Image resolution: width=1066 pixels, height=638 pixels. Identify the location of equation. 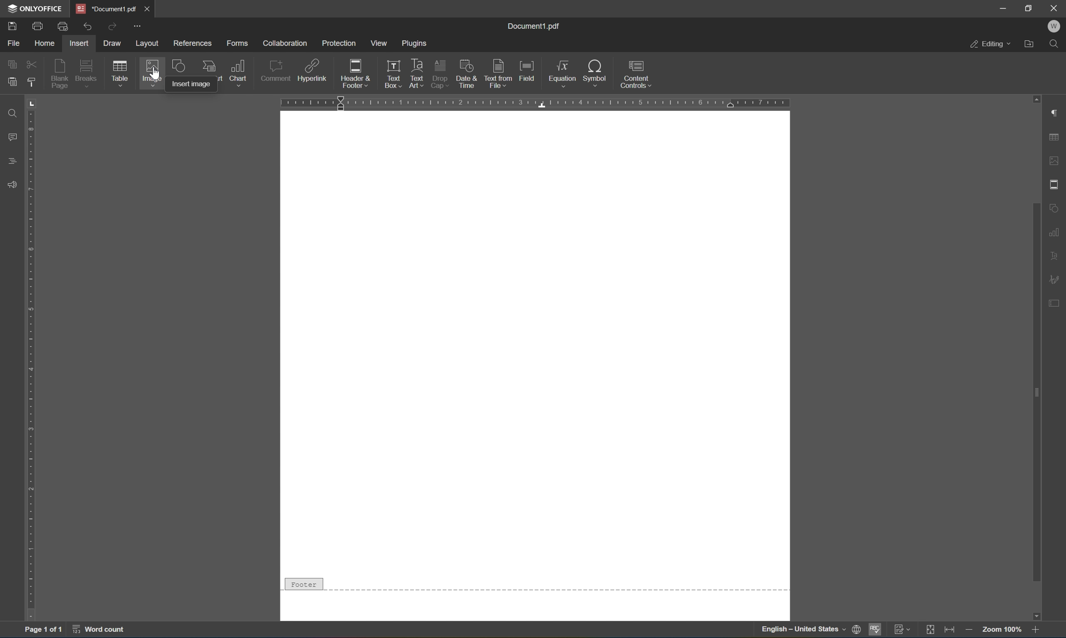
(564, 73).